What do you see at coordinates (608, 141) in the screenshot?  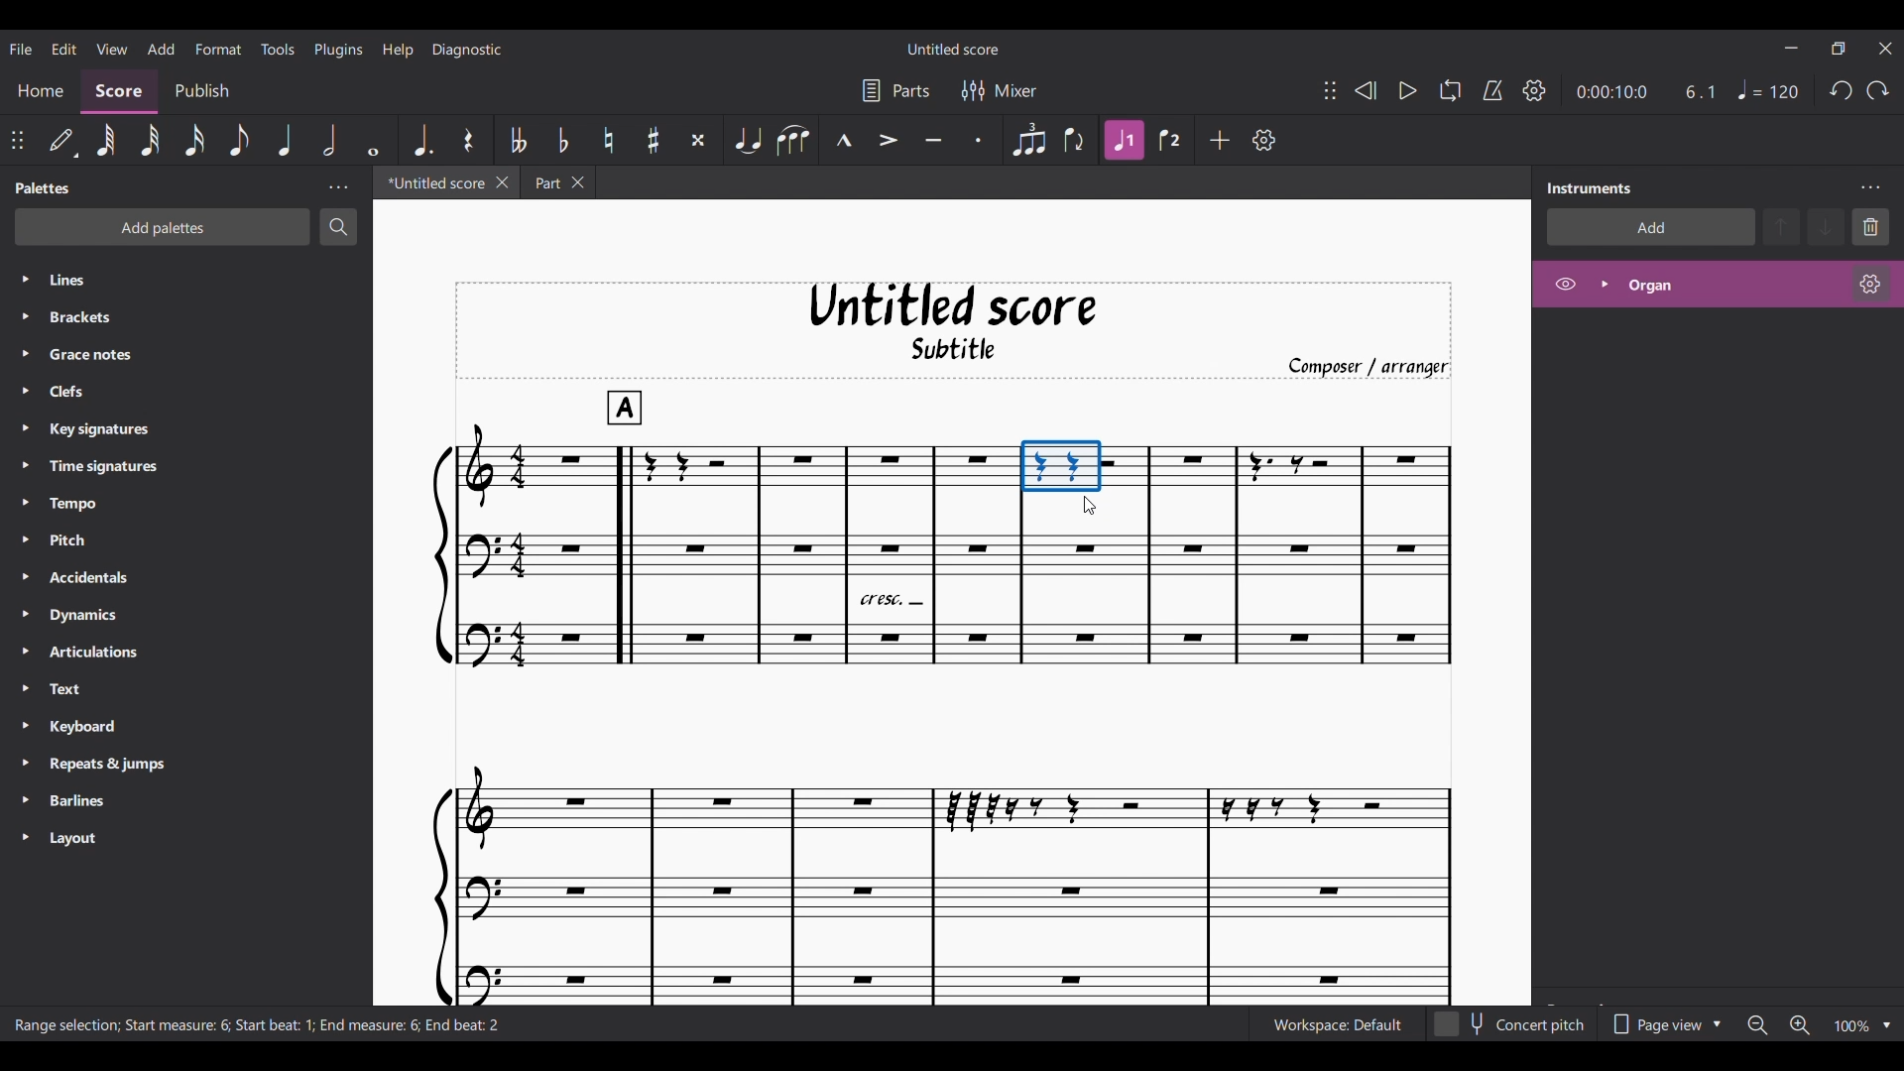 I see `Toggle natural` at bounding box center [608, 141].